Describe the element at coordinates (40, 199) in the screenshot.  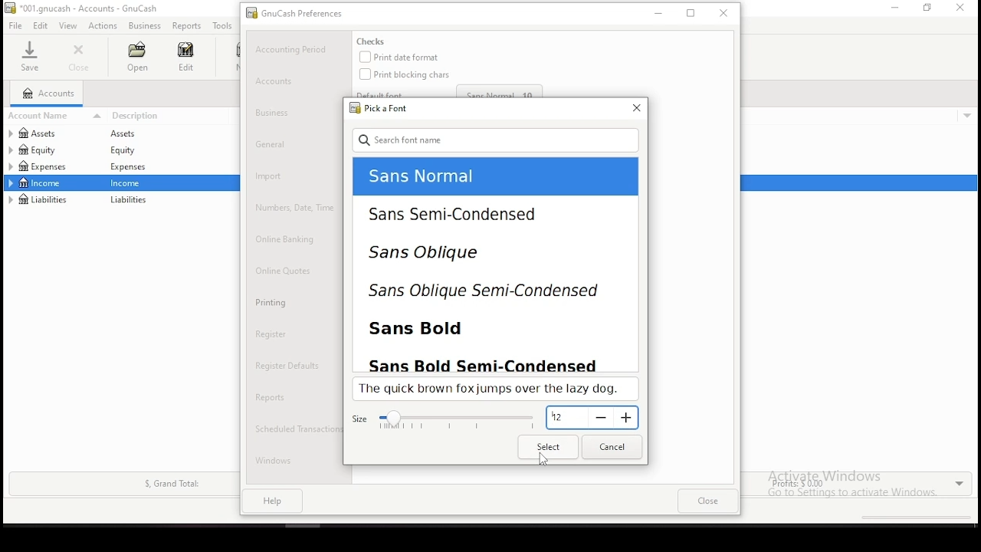
I see `liabilities` at that location.